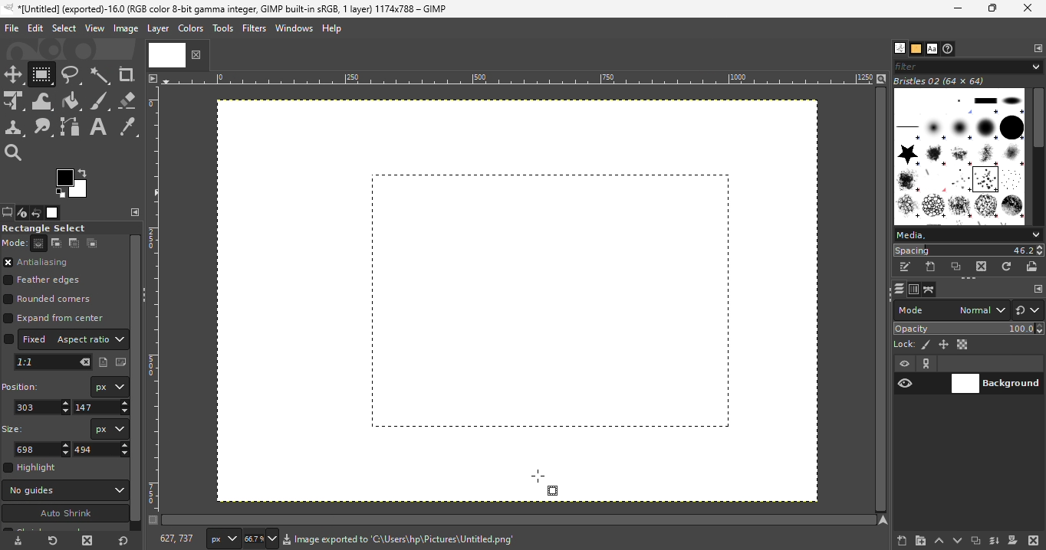 Image resolution: width=1046 pixels, height=550 pixels. Describe the element at coordinates (931, 267) in the screenshot. I see `Create a new brush` at that location.